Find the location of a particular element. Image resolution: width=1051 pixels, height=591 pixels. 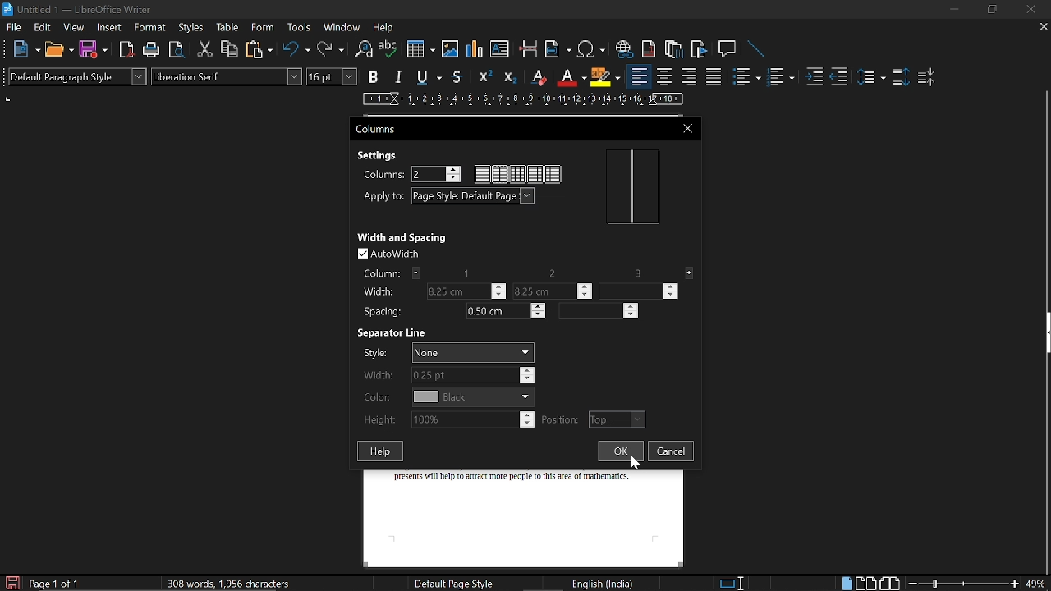

Columns is located at coordinates (383, 176).